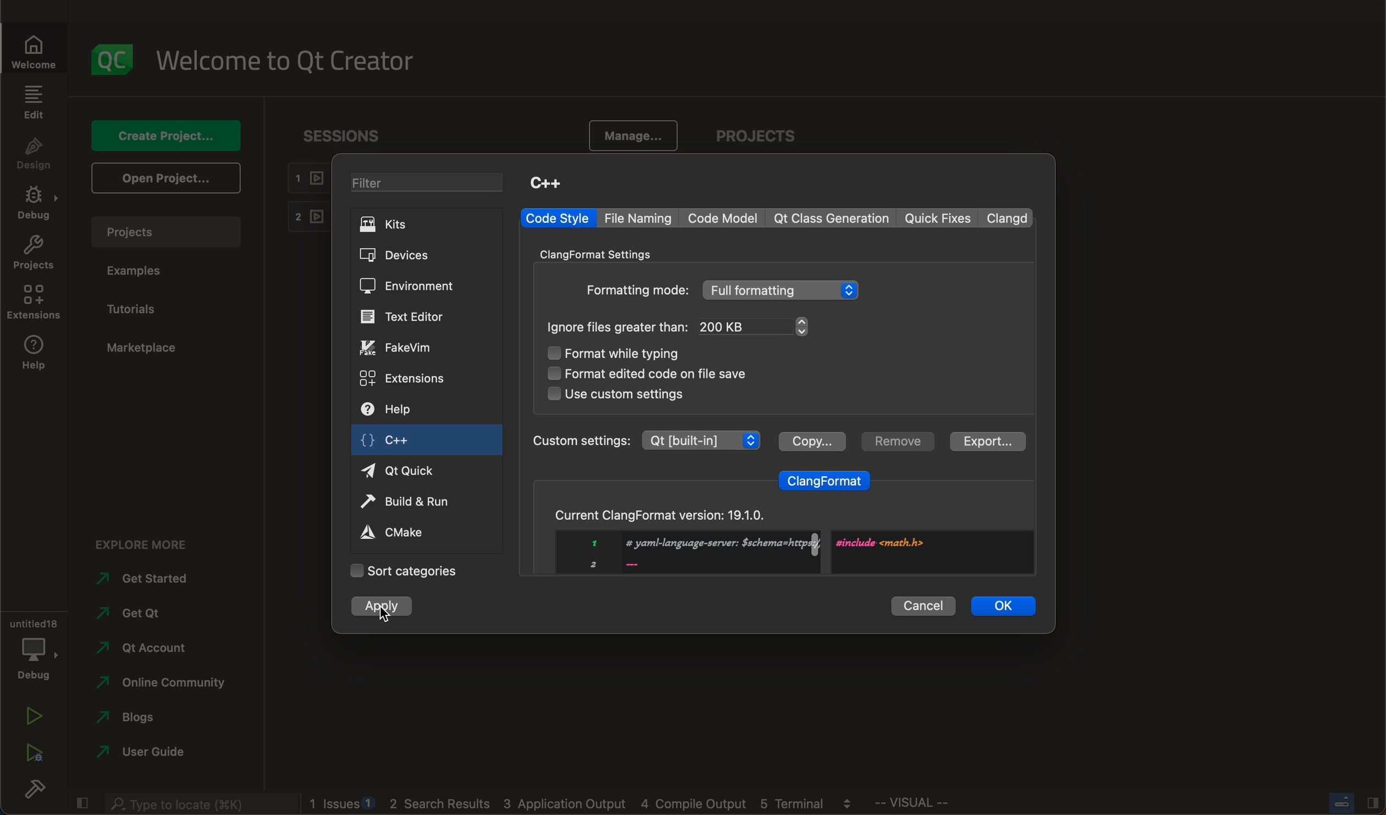 This screenshot has width=1386, height=815. Describe the element at coordinates (825, 478) in the screenshot. I see `clang format` at that location.